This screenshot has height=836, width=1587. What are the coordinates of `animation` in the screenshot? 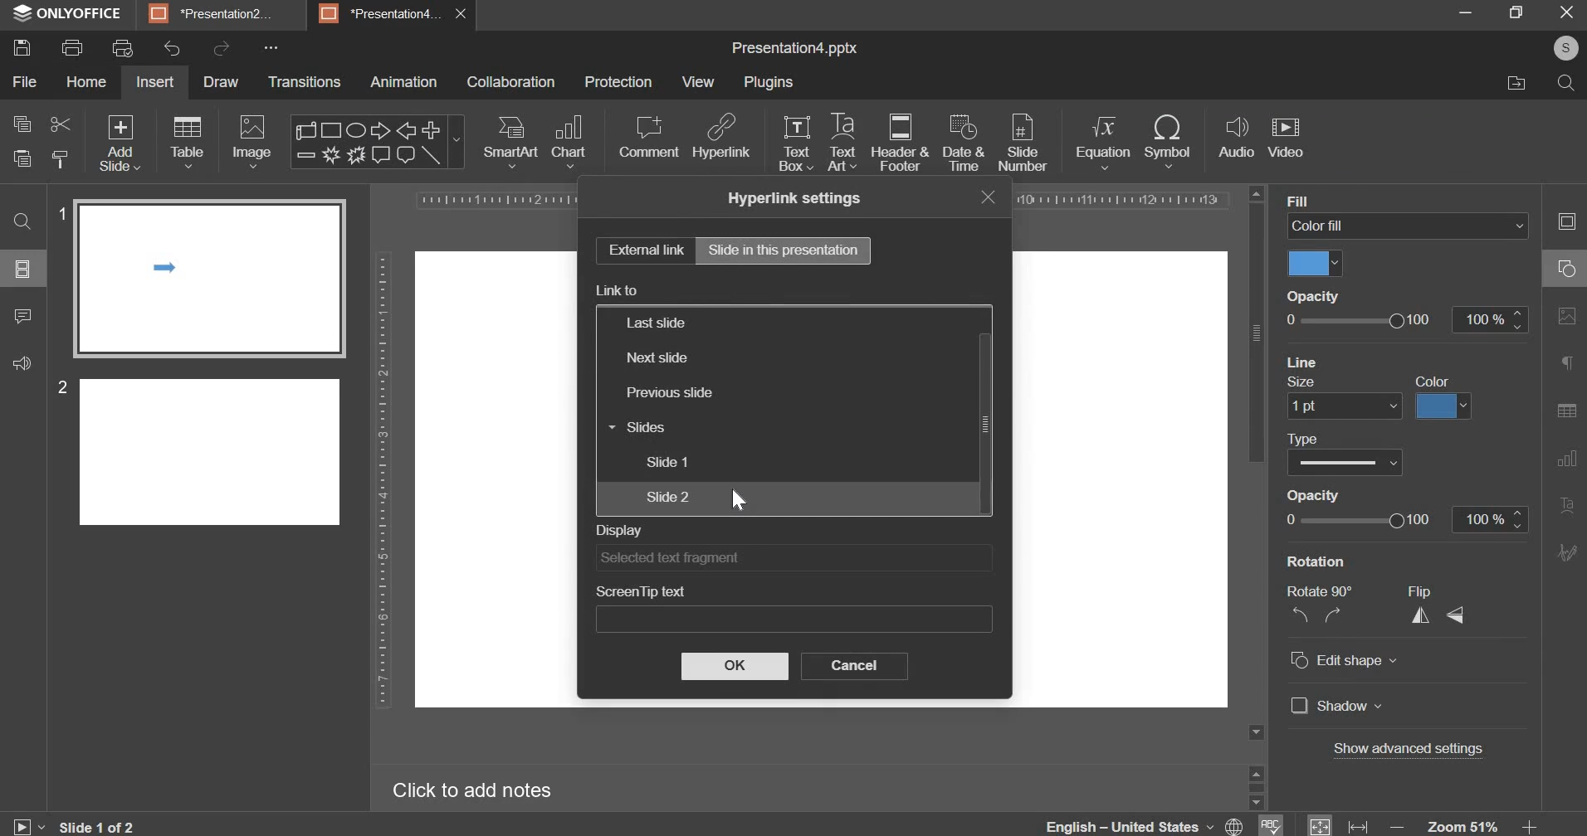 It's located at (403, 84).